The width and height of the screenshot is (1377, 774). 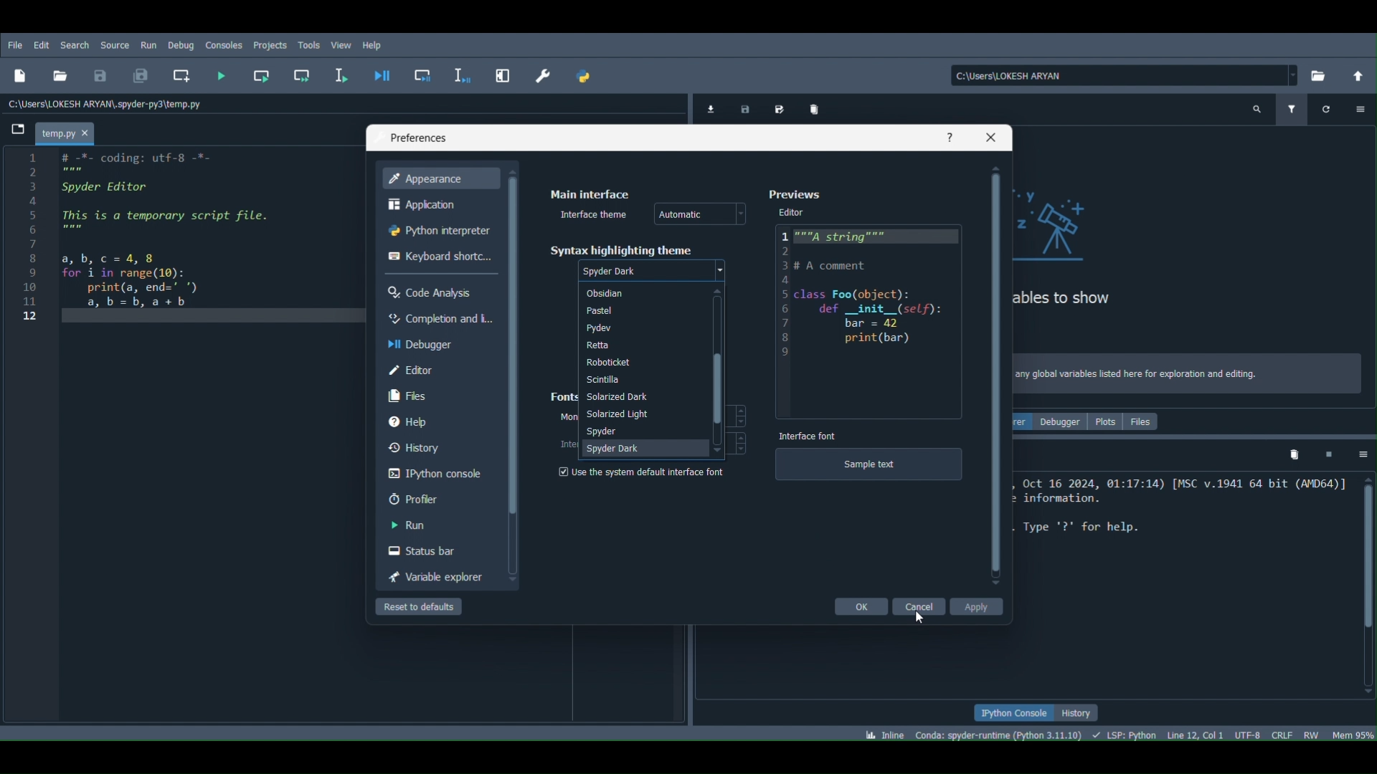 I want to click on Interface font, so click(x=808, y=435).